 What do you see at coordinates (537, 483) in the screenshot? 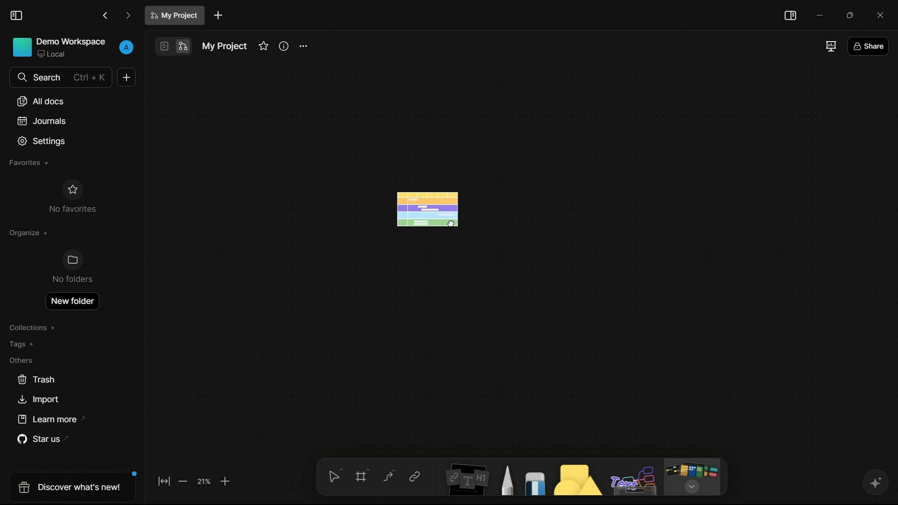
I see `eraser` at bounding box center [537, 483].